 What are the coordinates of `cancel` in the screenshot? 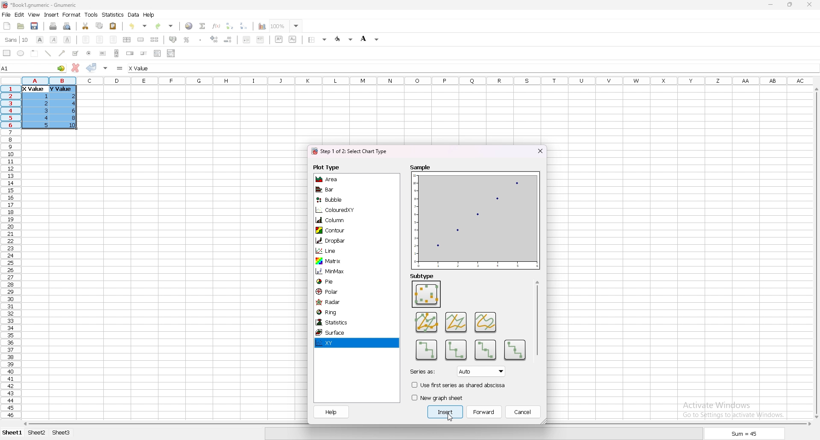 It's located at (524, 412).